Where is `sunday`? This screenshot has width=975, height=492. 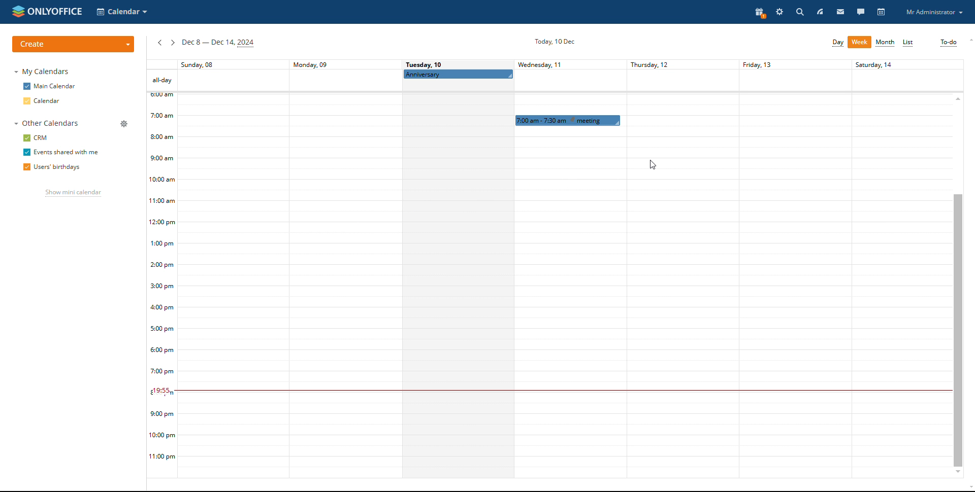
sunday is located at coordinates (233, 270).